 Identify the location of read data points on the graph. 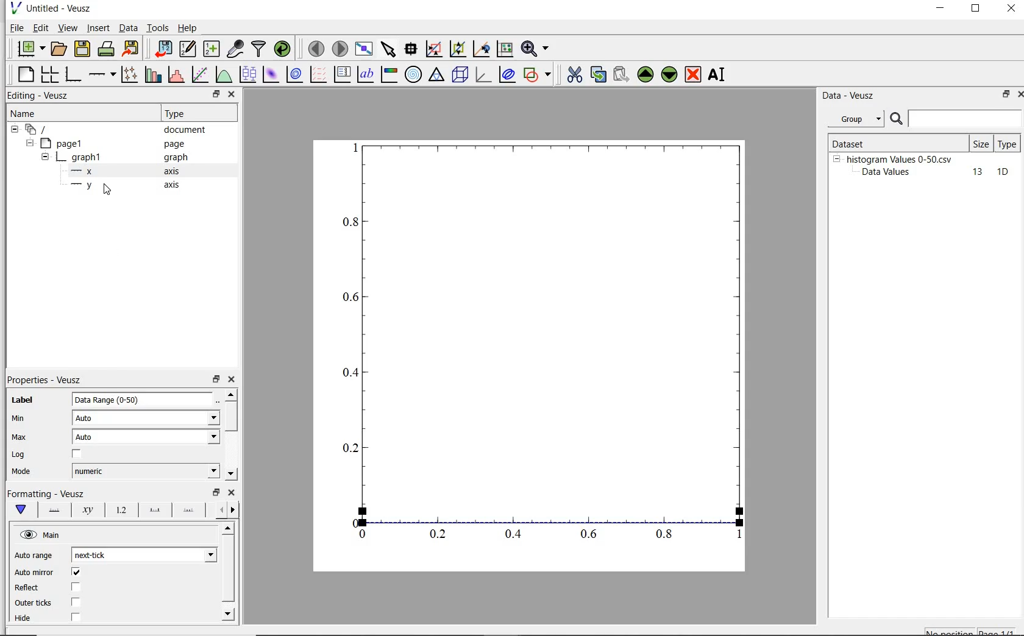
(412, 49).